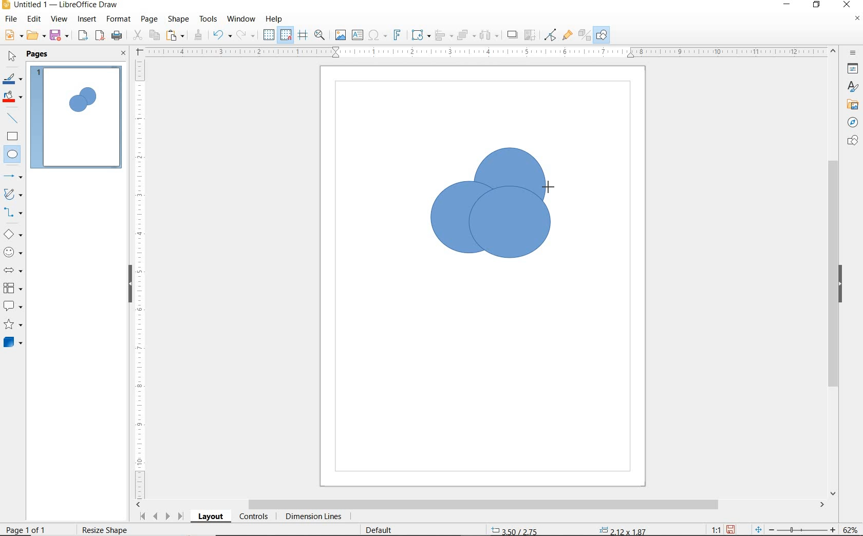  I want to click on RESTORE DOWN, so click(817, 5).